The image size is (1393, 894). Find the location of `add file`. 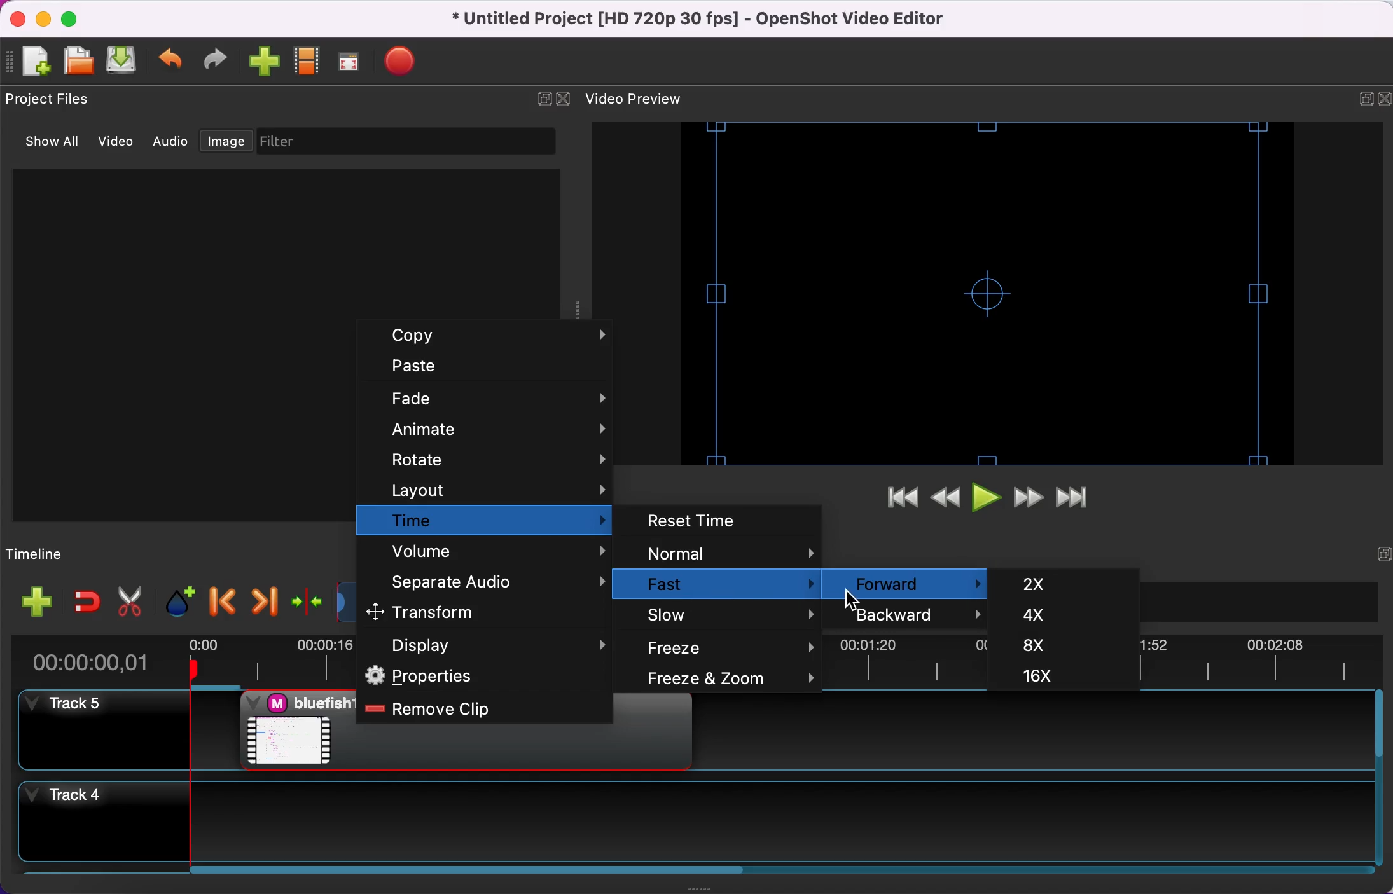

add file is located at coordinates (34, 62).